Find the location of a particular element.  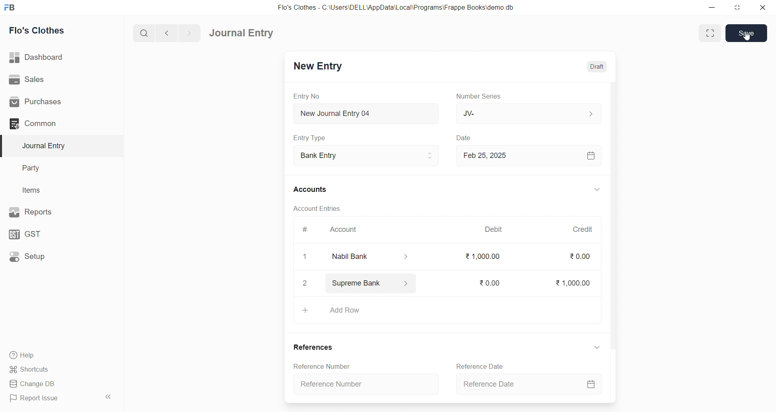

Scroll bar is located at coordinates (612, 242).